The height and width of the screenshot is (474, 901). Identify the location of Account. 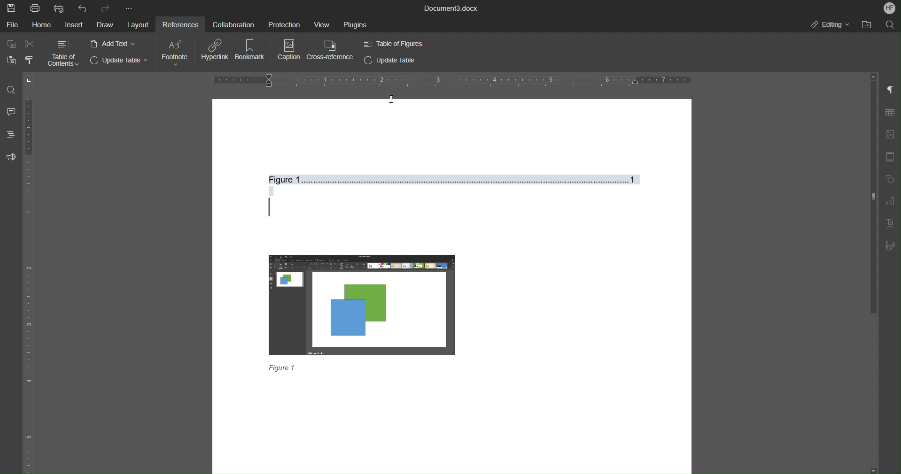
(889, 8).